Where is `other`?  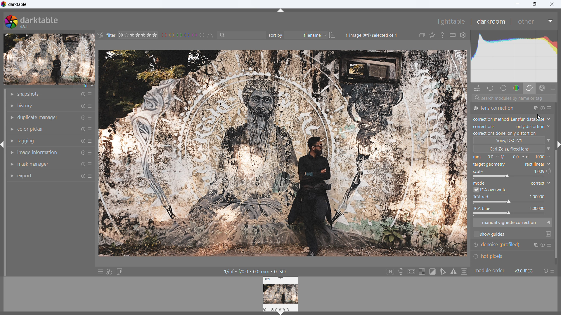 other is located at coordinates (536, 21).